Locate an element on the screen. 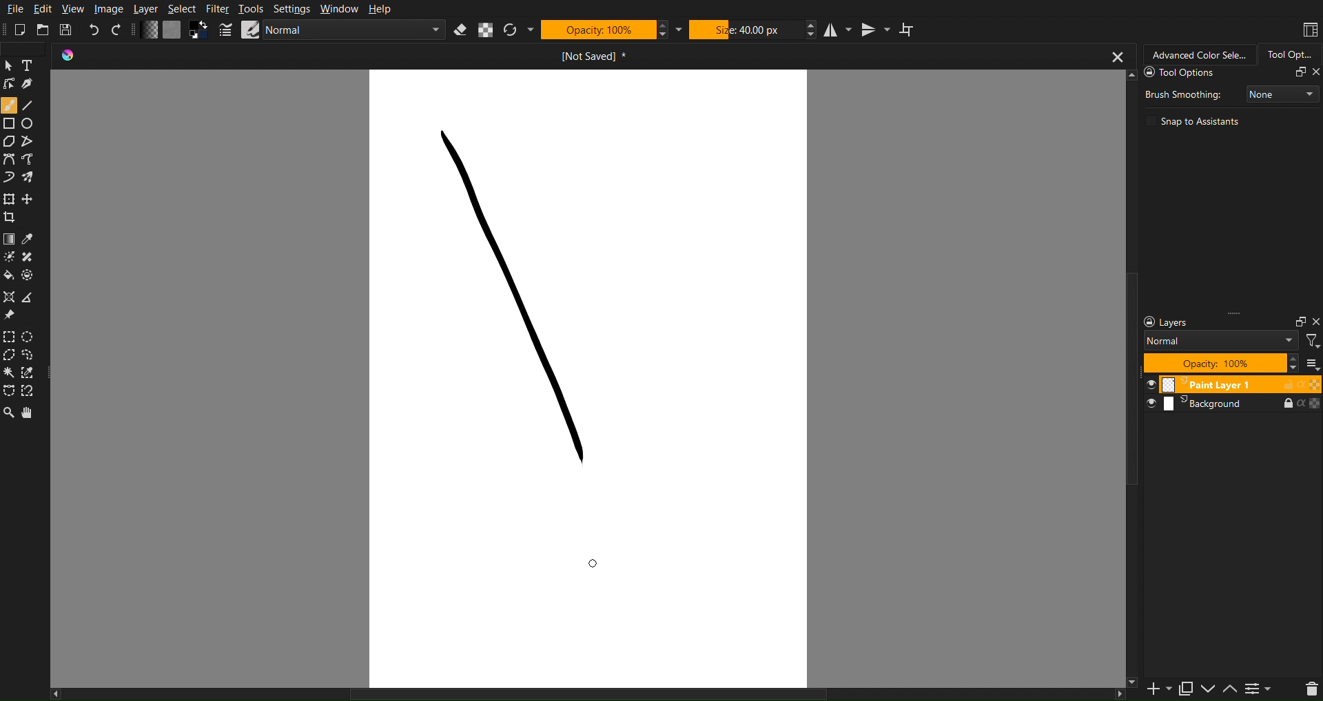  Free Move is located at coordinates (30, 198).